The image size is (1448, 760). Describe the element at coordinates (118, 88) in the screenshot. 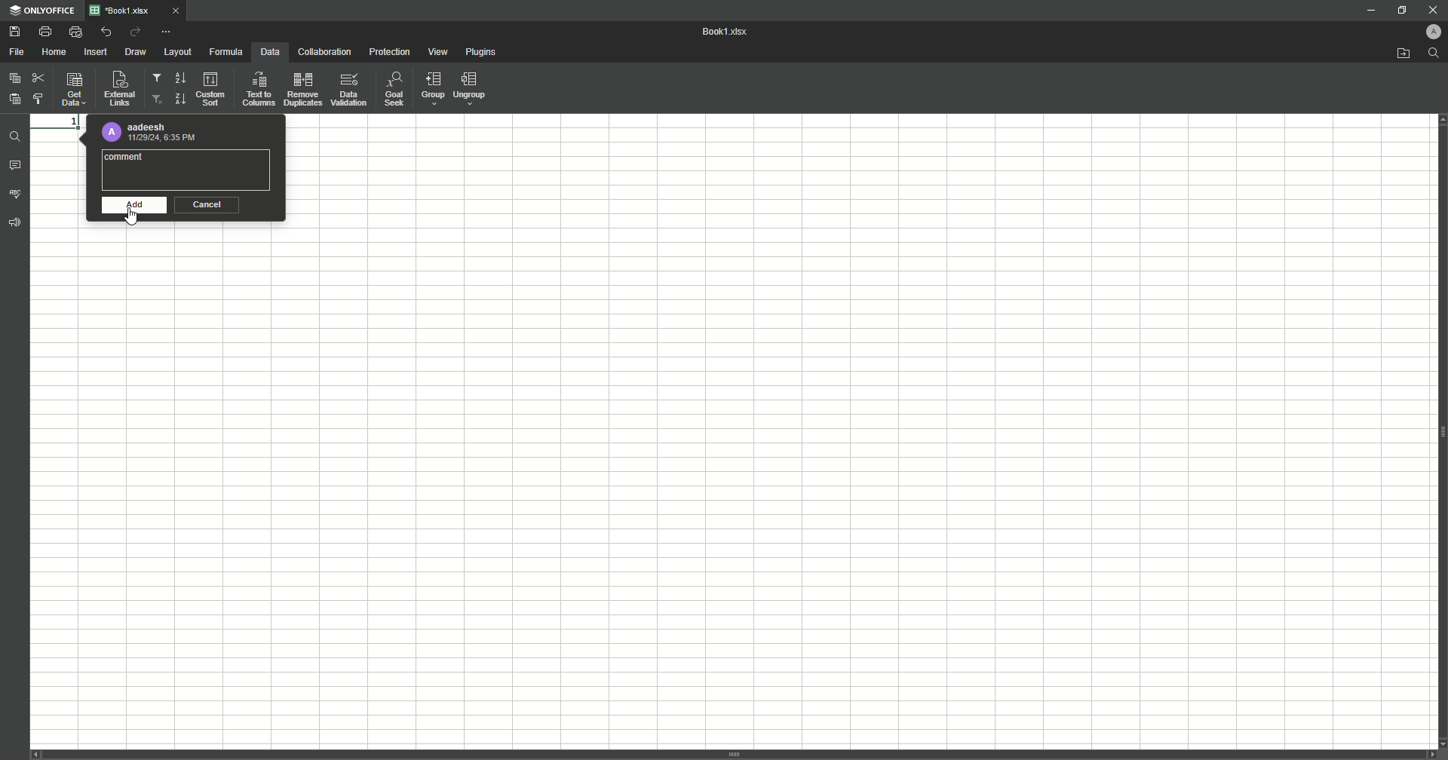

I see `External Links` at that location.